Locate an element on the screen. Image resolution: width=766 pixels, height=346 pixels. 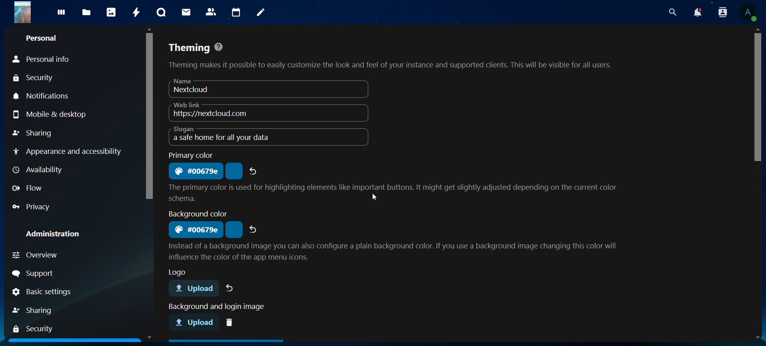
background and login image upload is located at coordinates (195, 322).